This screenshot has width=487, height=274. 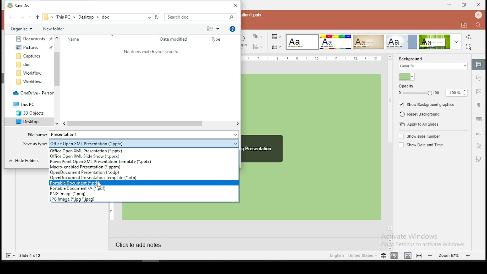 I want to click on go up one folder, so click(x=37, y=17).